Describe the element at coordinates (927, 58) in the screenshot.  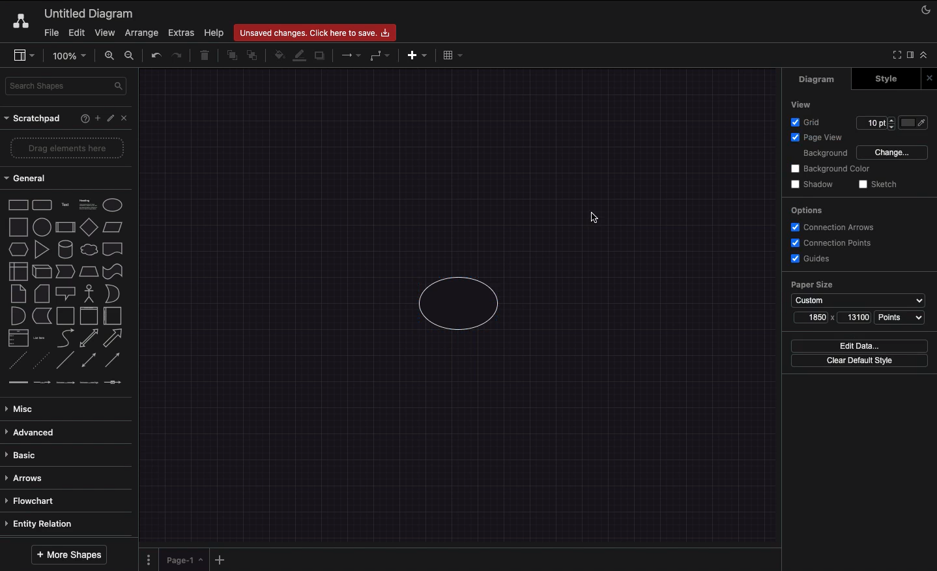
I see `Collapse expand` at that location.